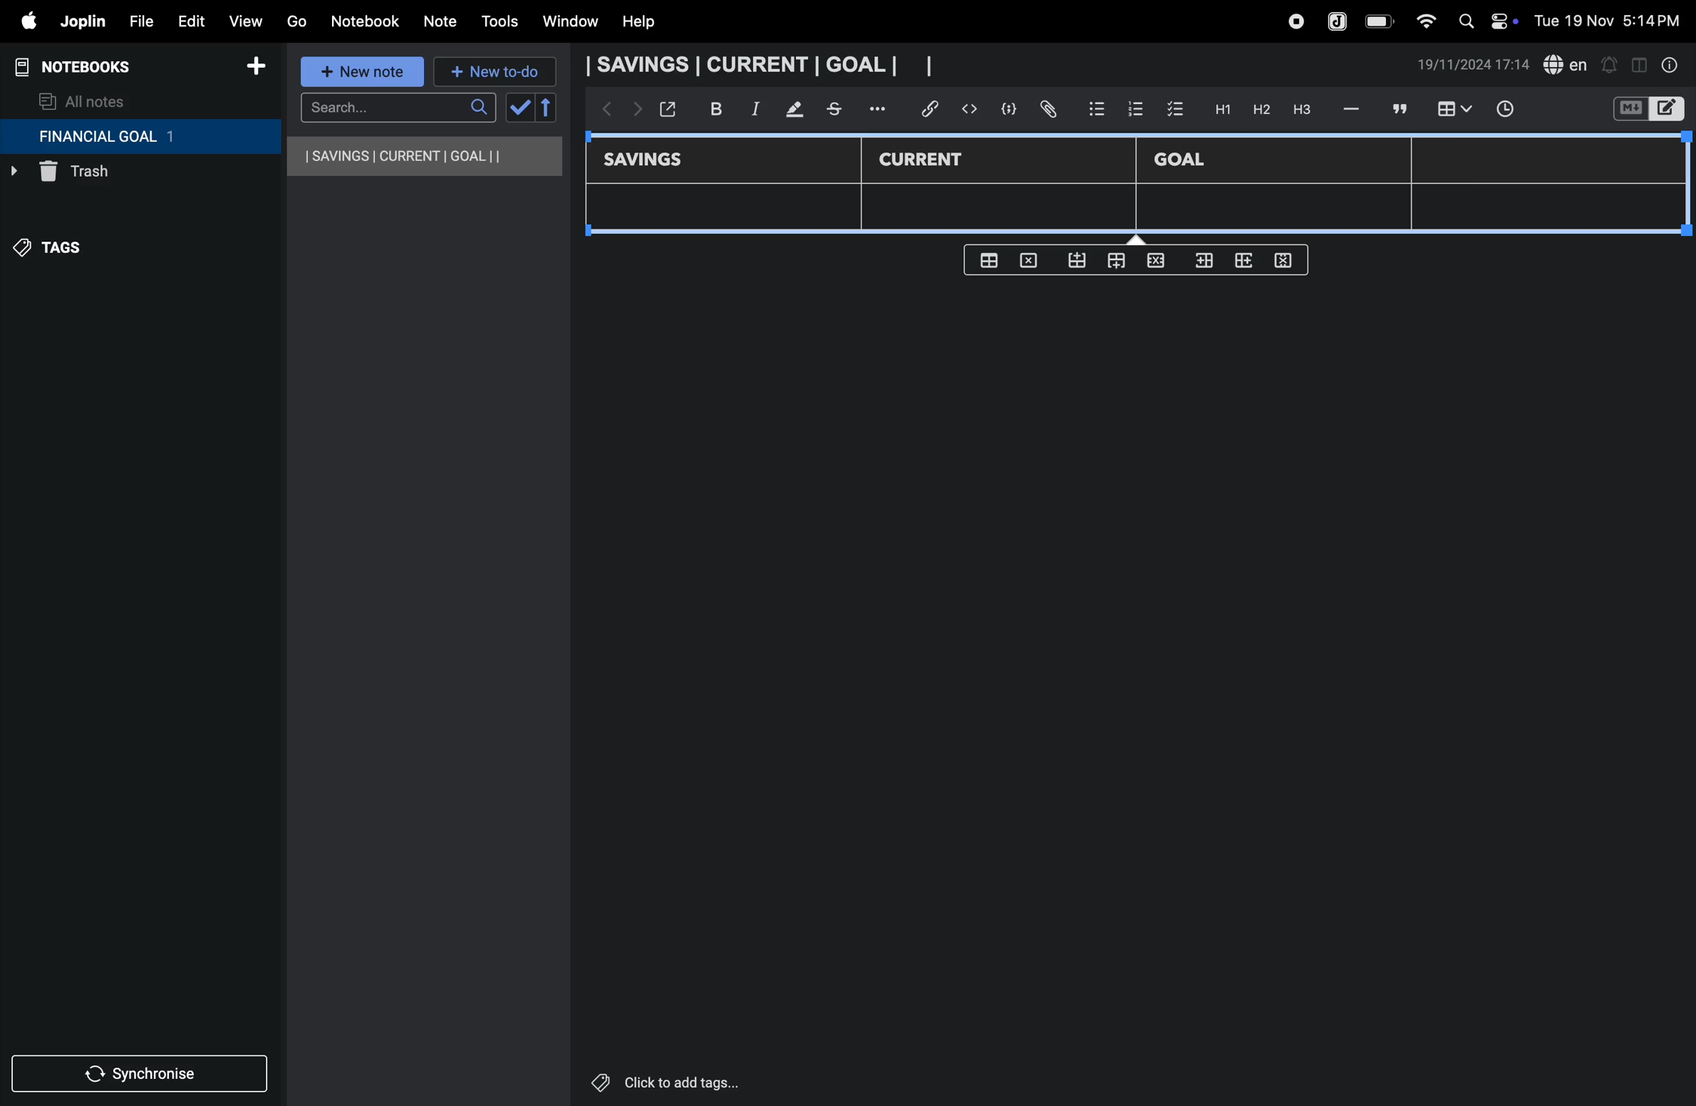  I want to click on help, so click(649, 22).